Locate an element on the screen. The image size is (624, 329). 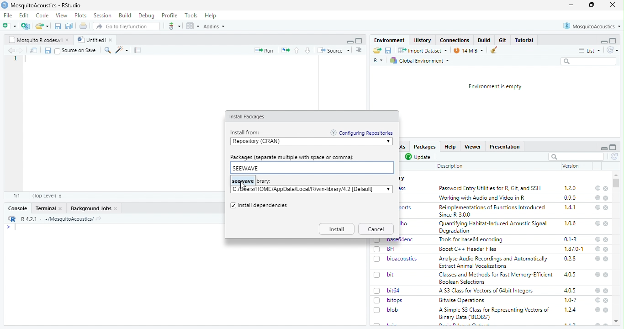
searchbox is located at coordinates (576, 157).